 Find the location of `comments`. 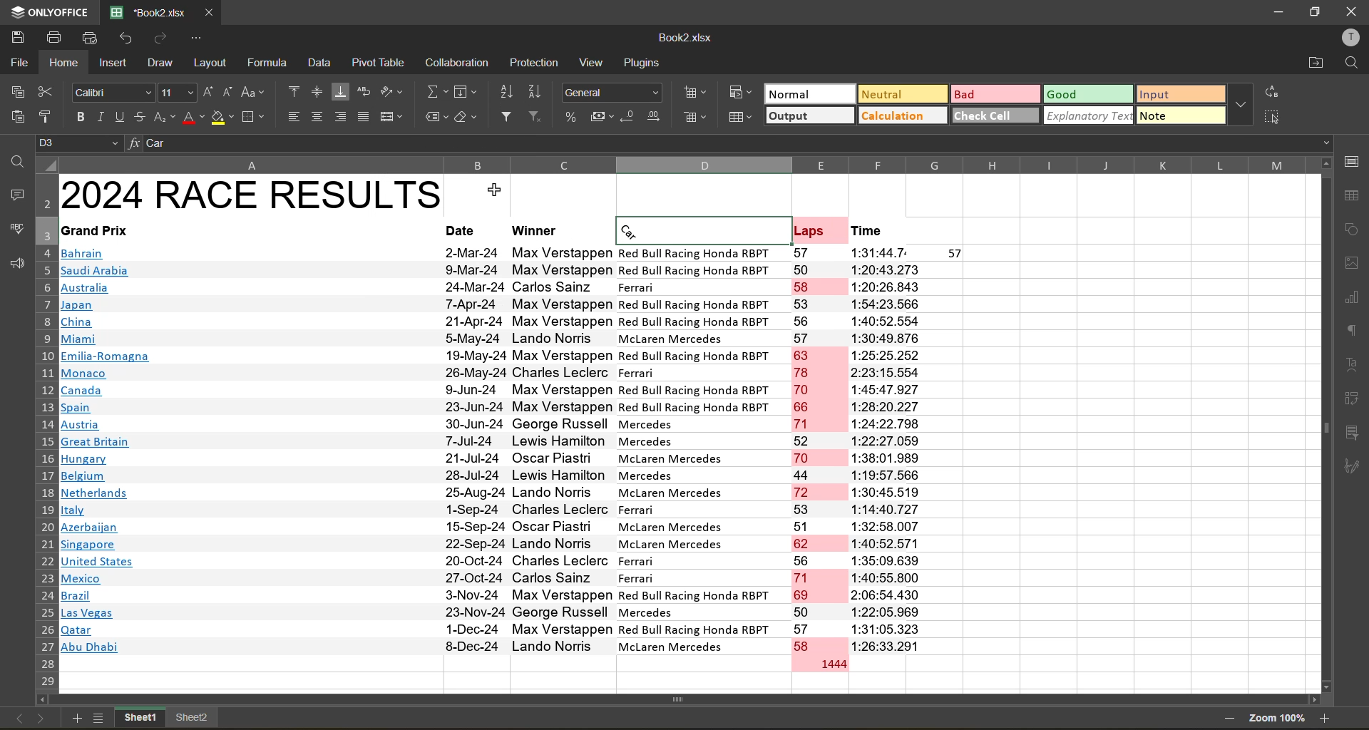

comments is located at coordinates (14, 193).